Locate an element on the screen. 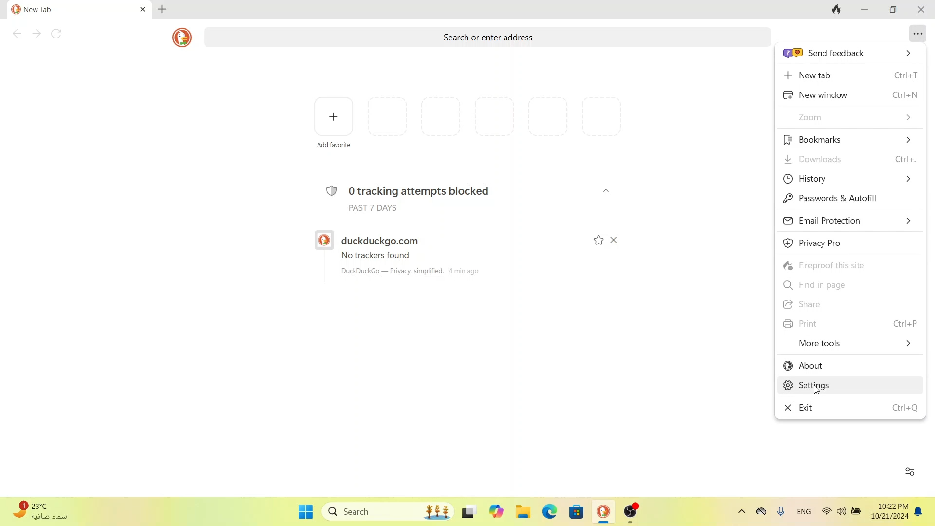  obsstudio is located at coordinates (632, 513).